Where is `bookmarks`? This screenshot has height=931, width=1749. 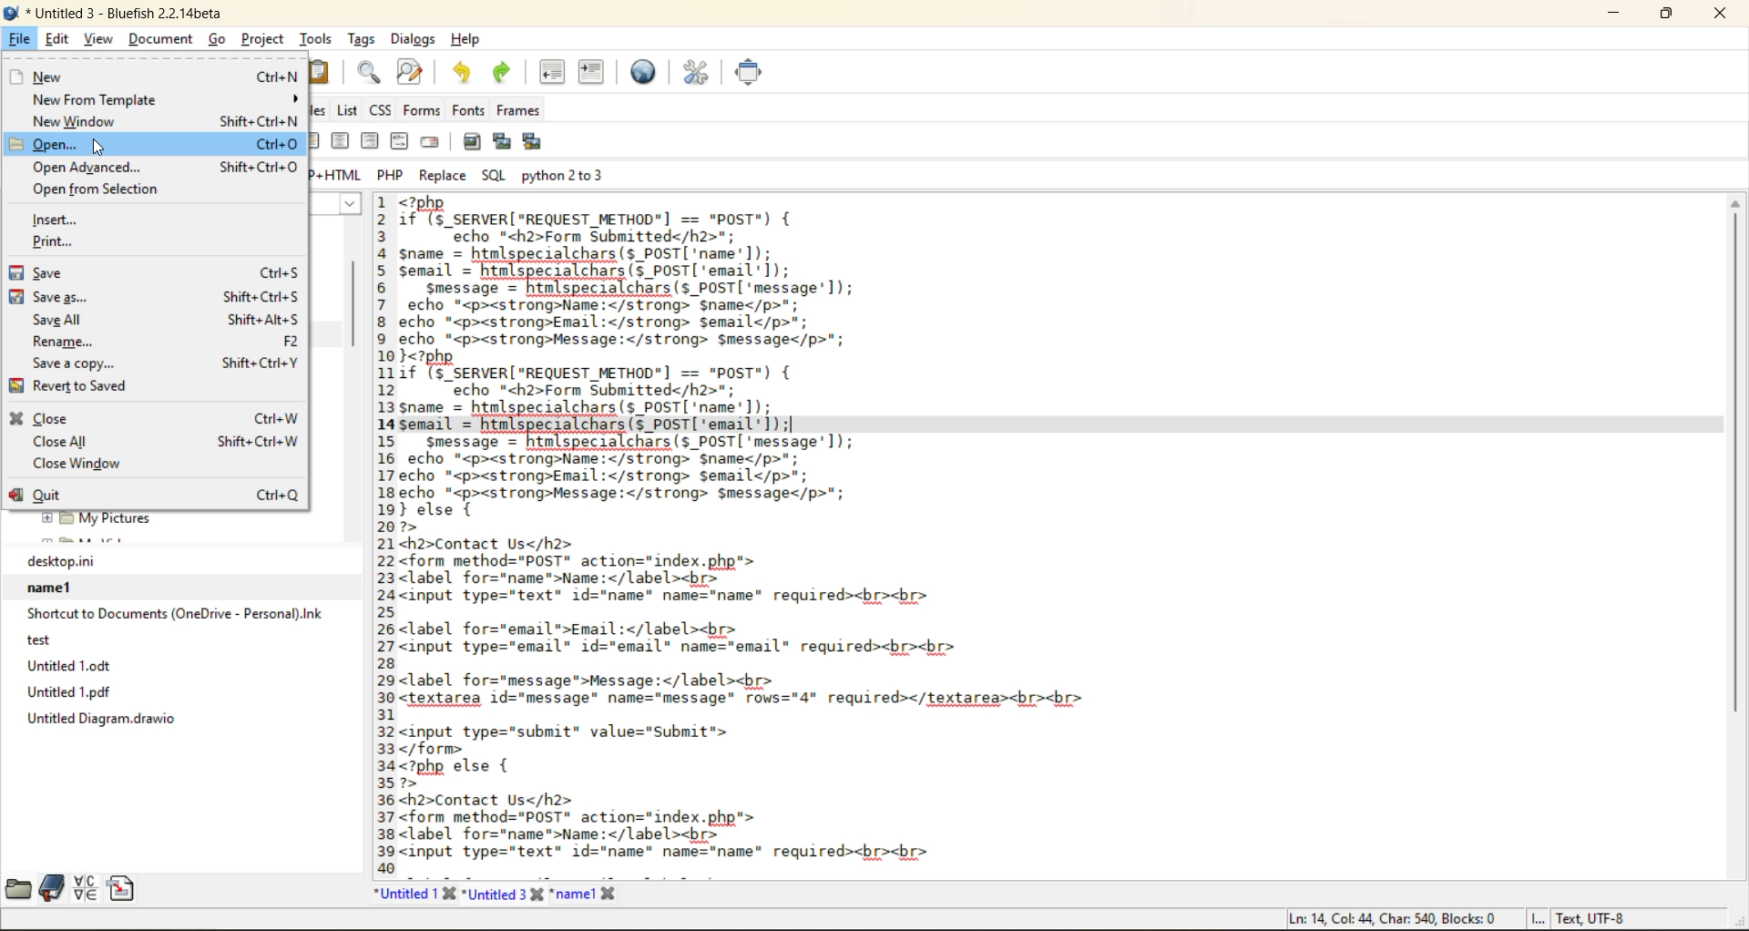 bookmarks is located at coordinates (50, 888).